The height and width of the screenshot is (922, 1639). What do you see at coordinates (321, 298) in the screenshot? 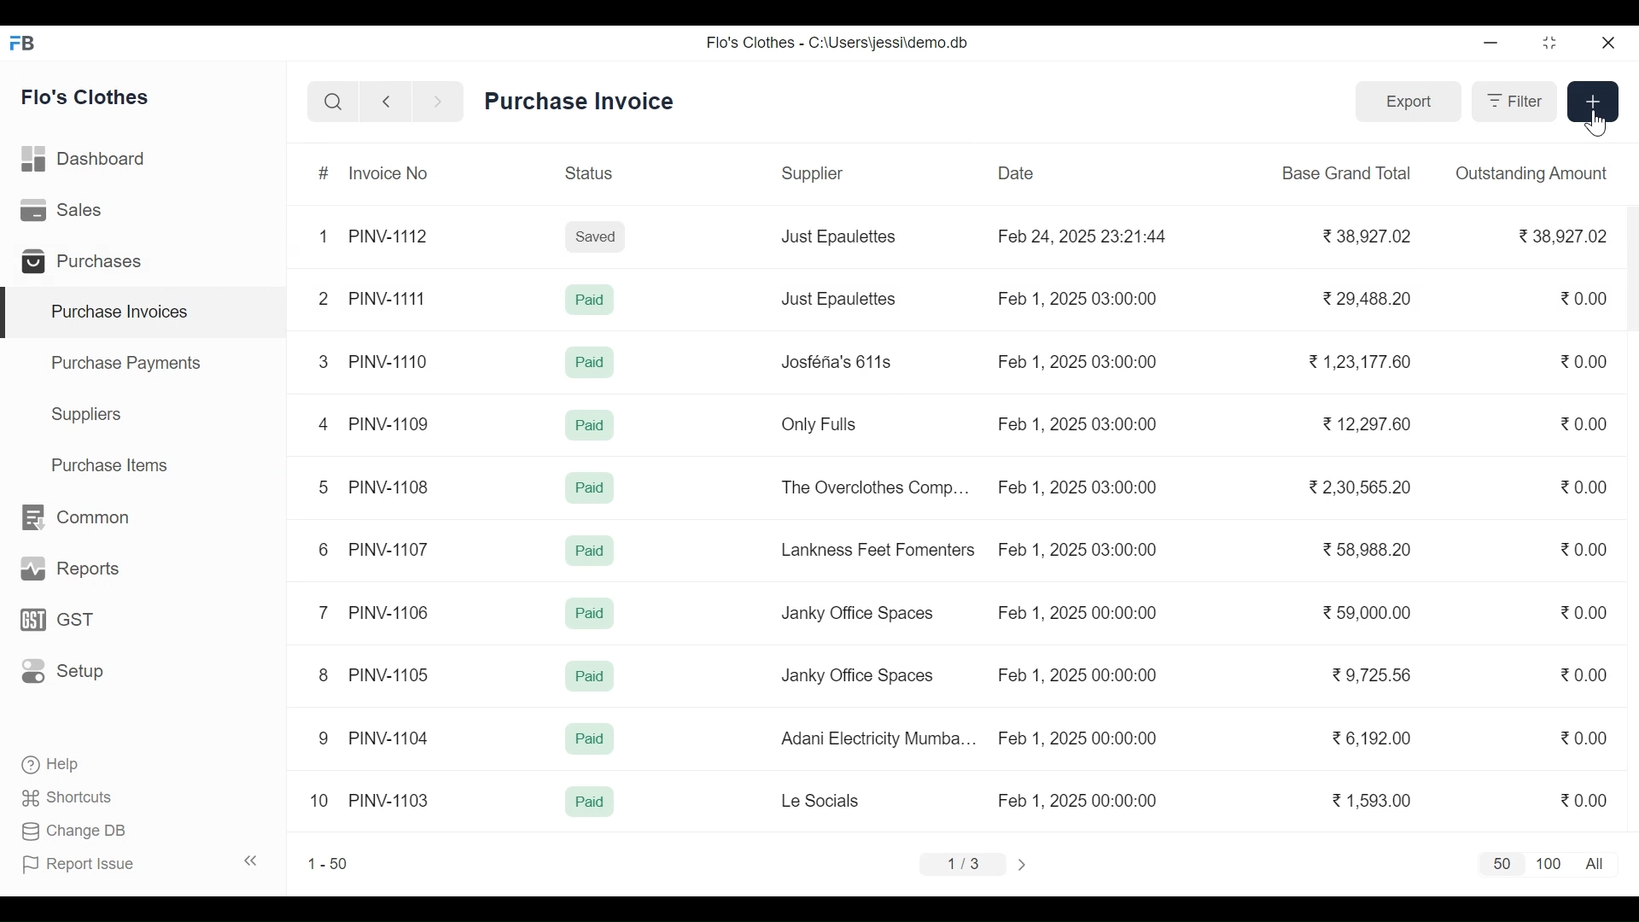
I see `2` at bounding box center [321, 298].